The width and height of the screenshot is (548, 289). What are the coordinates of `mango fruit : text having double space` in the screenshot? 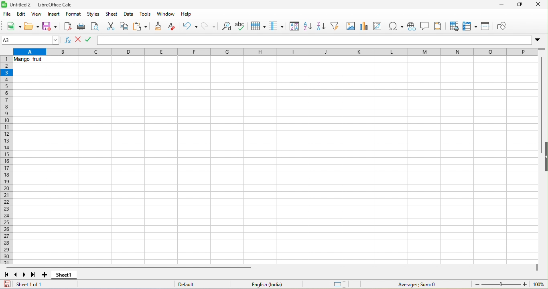 It's located at (31, 60).